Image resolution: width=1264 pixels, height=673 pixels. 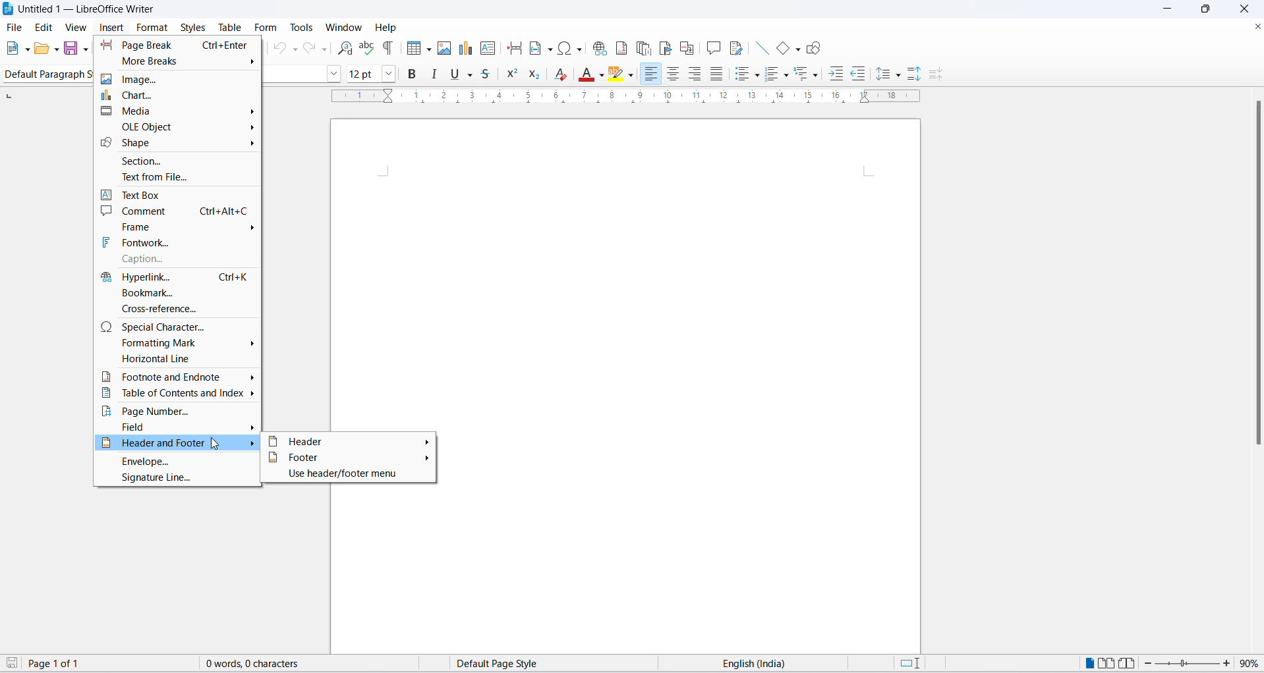 I want to click on table of content and index, so click(x=176, y=394).